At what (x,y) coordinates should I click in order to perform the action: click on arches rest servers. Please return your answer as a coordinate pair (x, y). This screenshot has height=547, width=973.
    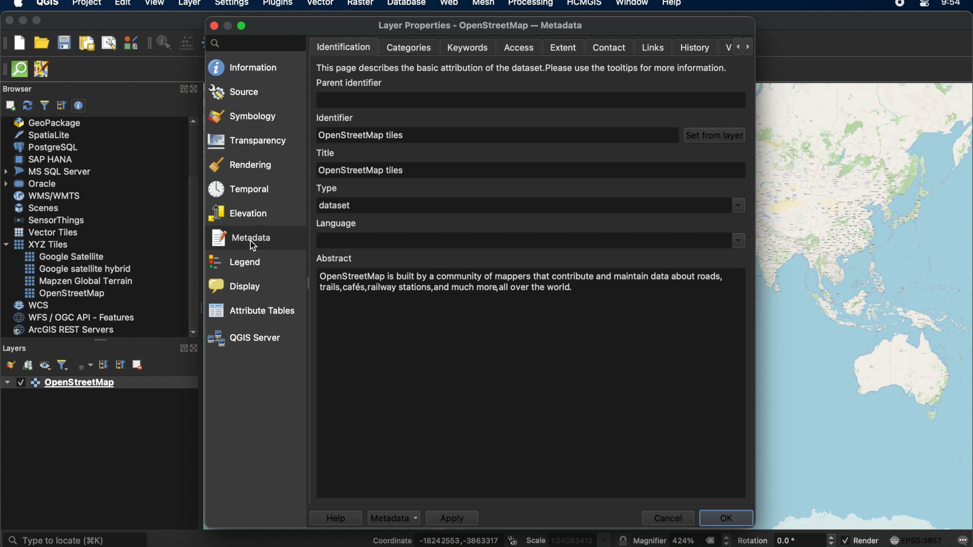
    Looking at the image, I should click on (67, 331).